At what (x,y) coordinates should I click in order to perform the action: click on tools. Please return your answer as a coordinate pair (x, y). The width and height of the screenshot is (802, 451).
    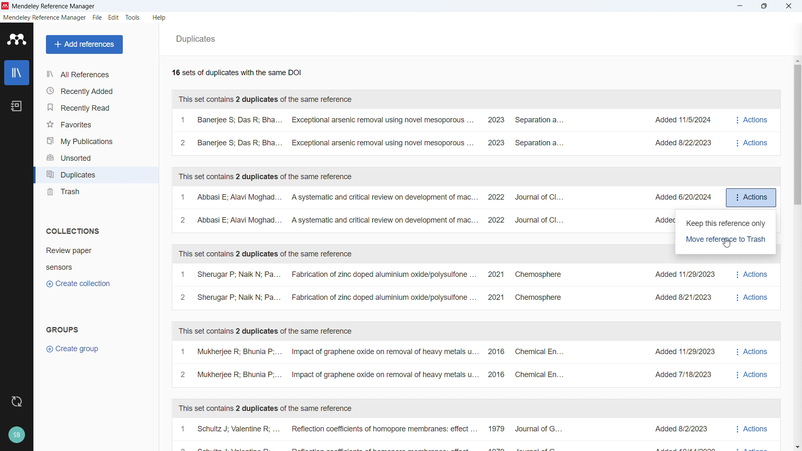
    Looking at the image, I should click on (133, 18).